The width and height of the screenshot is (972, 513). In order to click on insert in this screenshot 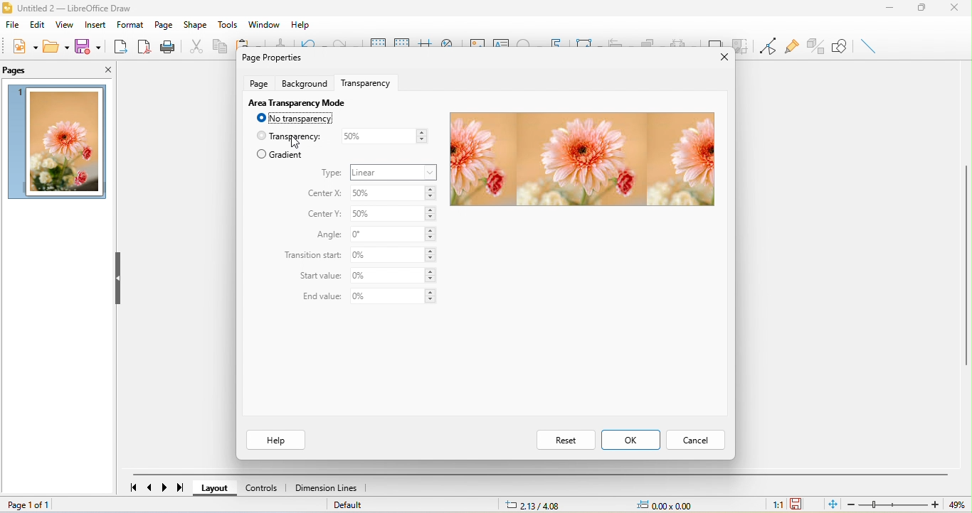, I will do `click(98, 23)`.